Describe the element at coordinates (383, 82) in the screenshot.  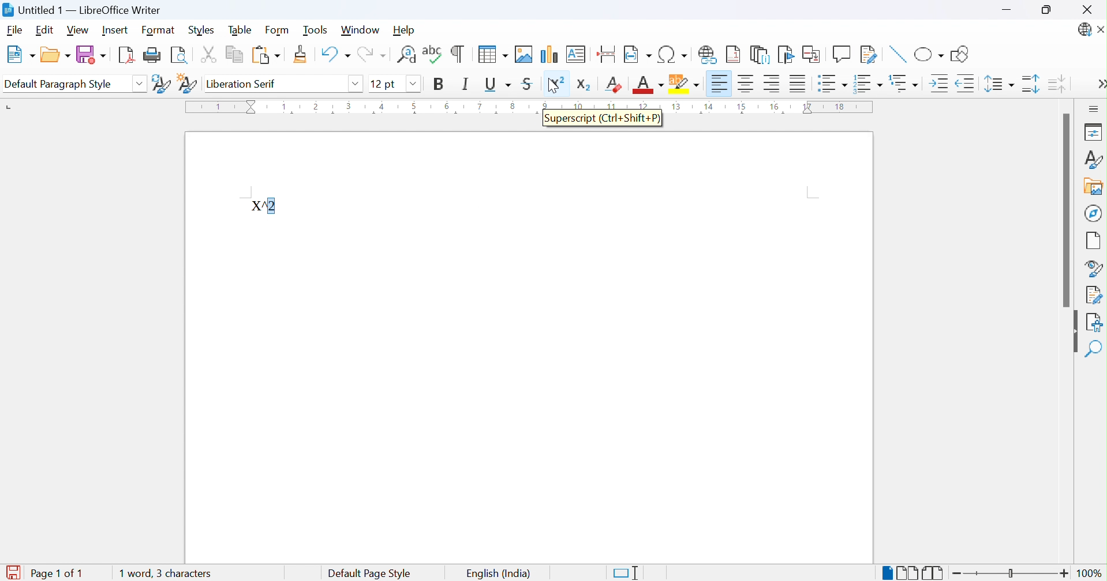
I see `12 pt` at that location.